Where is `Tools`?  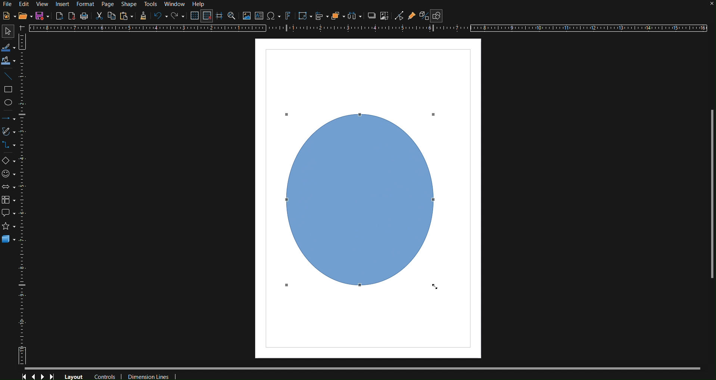
Tools is located at coordinates (151, 4).